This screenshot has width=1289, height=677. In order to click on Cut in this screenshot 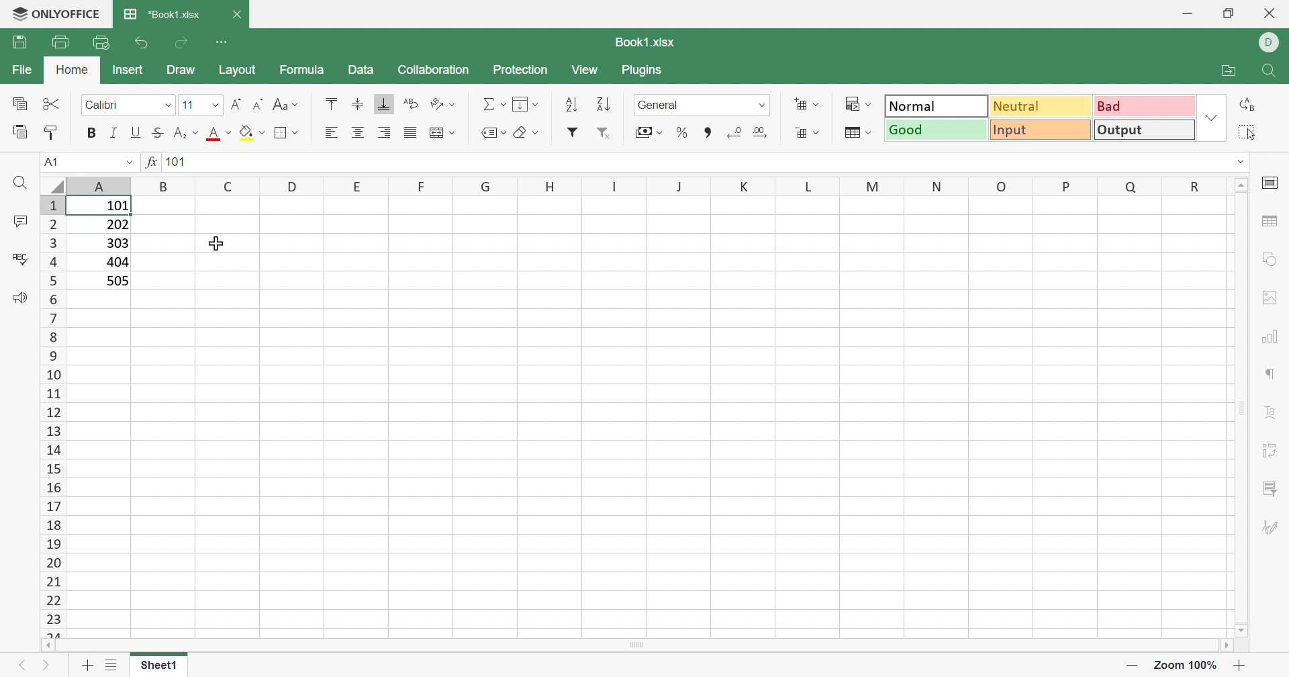, I will do `click(53, 104)`.